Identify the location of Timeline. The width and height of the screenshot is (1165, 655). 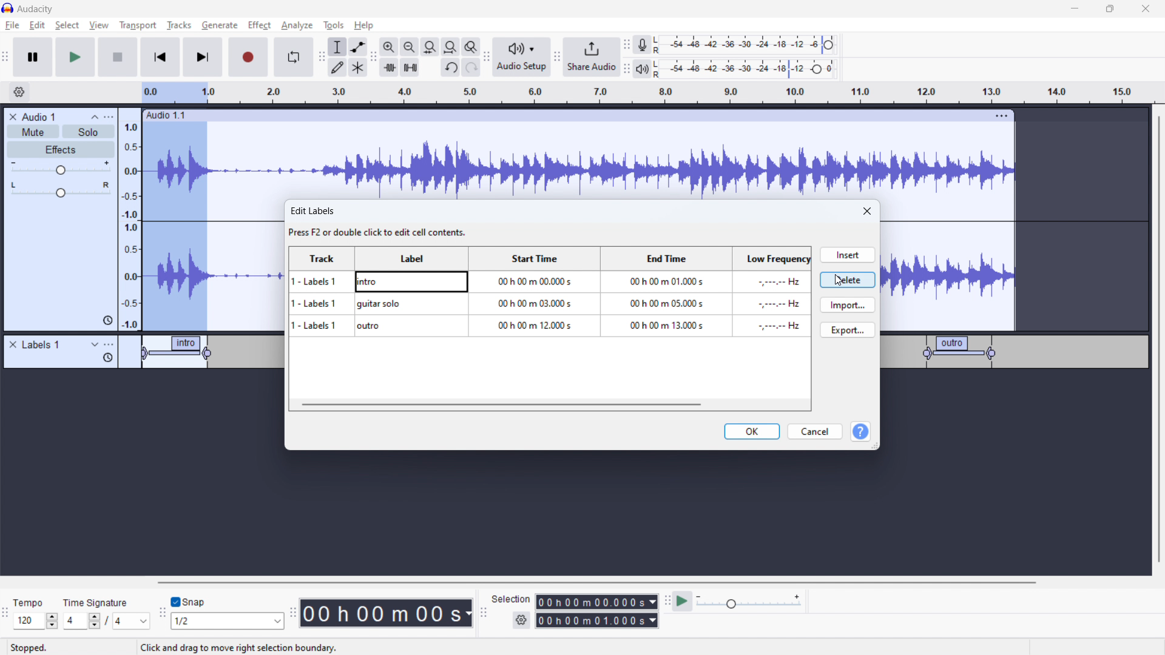
(1014, 409).